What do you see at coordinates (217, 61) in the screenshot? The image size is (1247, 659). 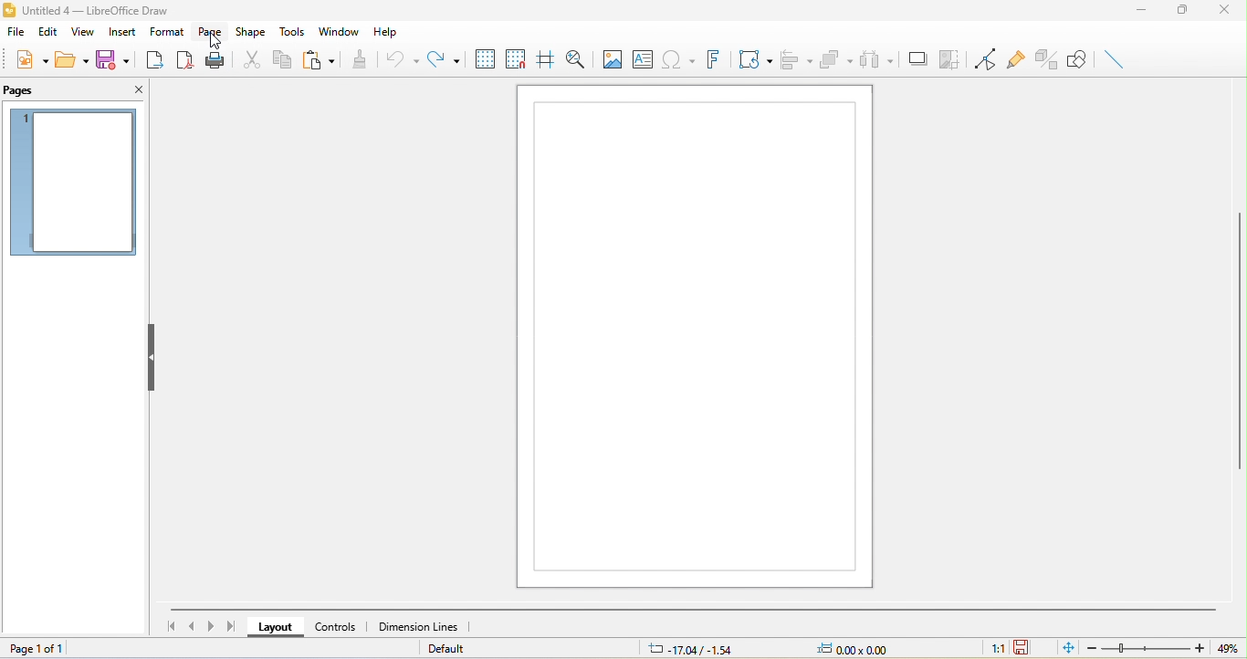 I see `print` at bounding box center [217, 61].